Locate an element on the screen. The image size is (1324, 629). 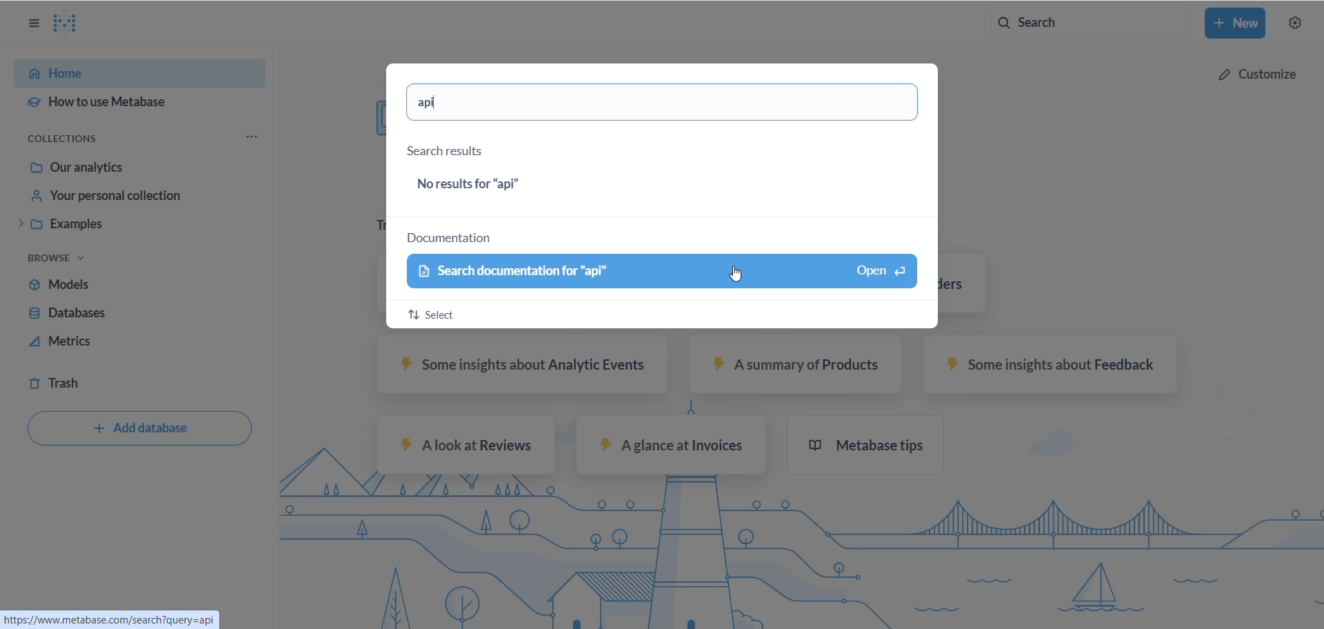
Our analytics is located at coordinates (130, 168).